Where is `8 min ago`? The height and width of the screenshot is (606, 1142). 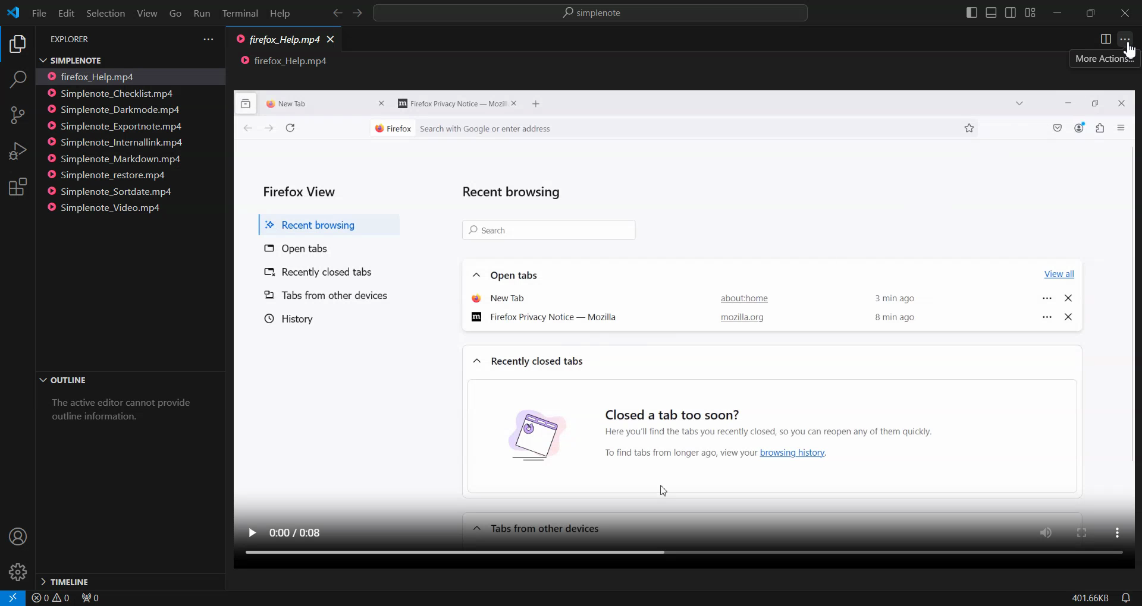
8 min ago is located at coordinates (896, 318).